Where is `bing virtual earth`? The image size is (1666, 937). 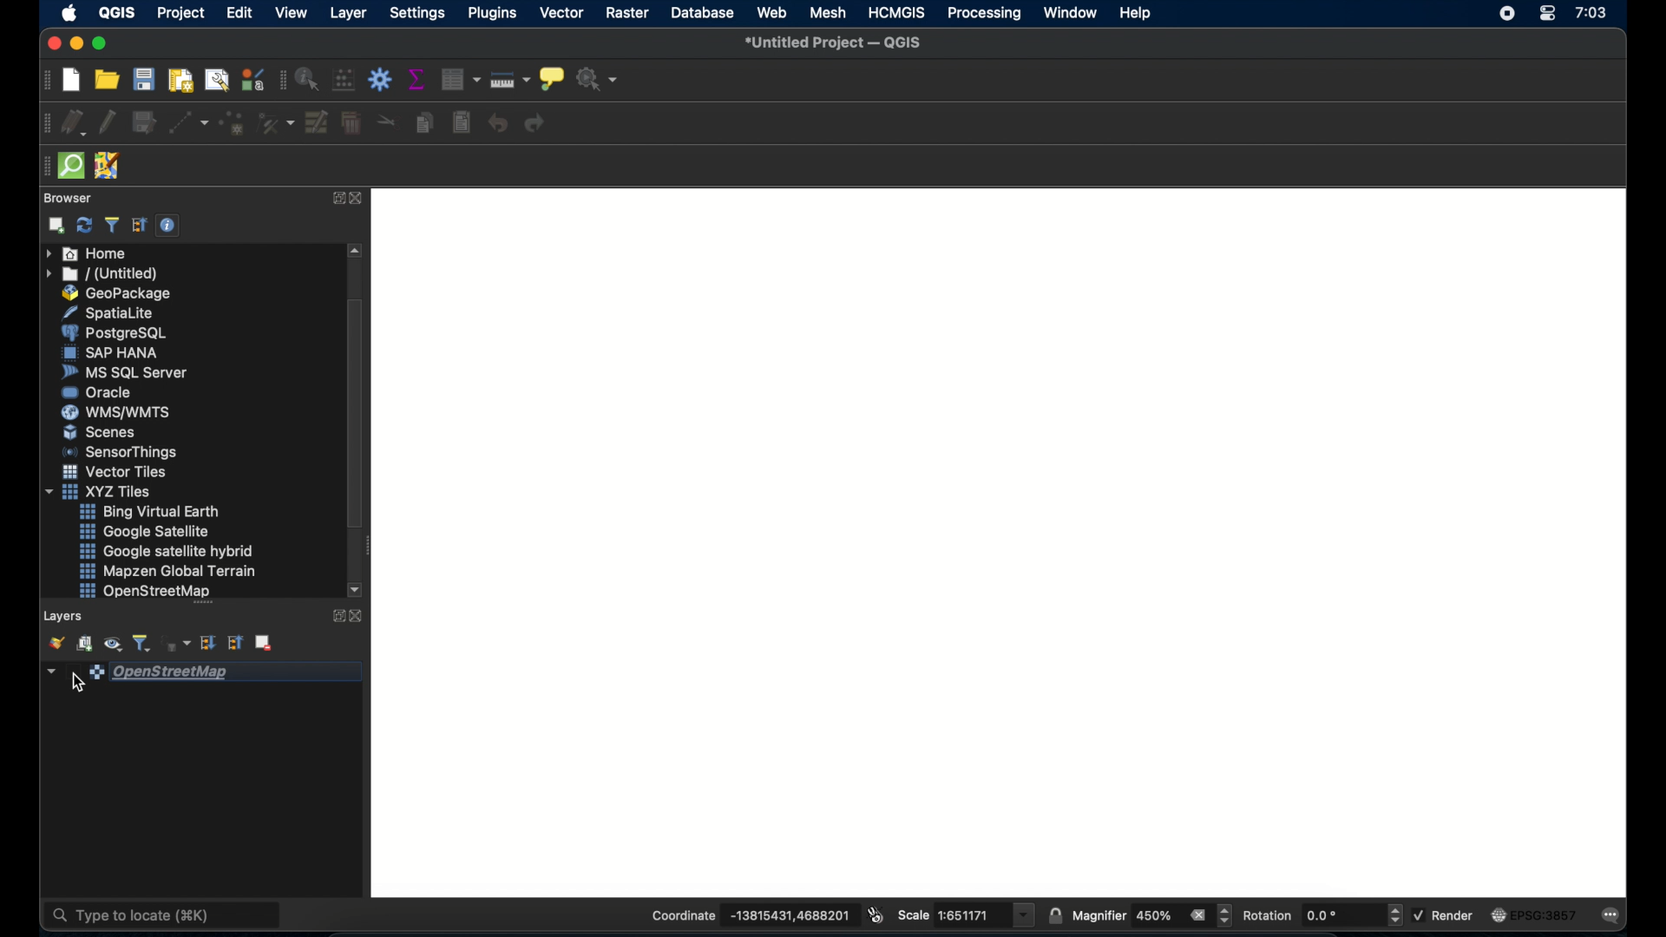
bing virtual earth is located at coordinates (154, 512).